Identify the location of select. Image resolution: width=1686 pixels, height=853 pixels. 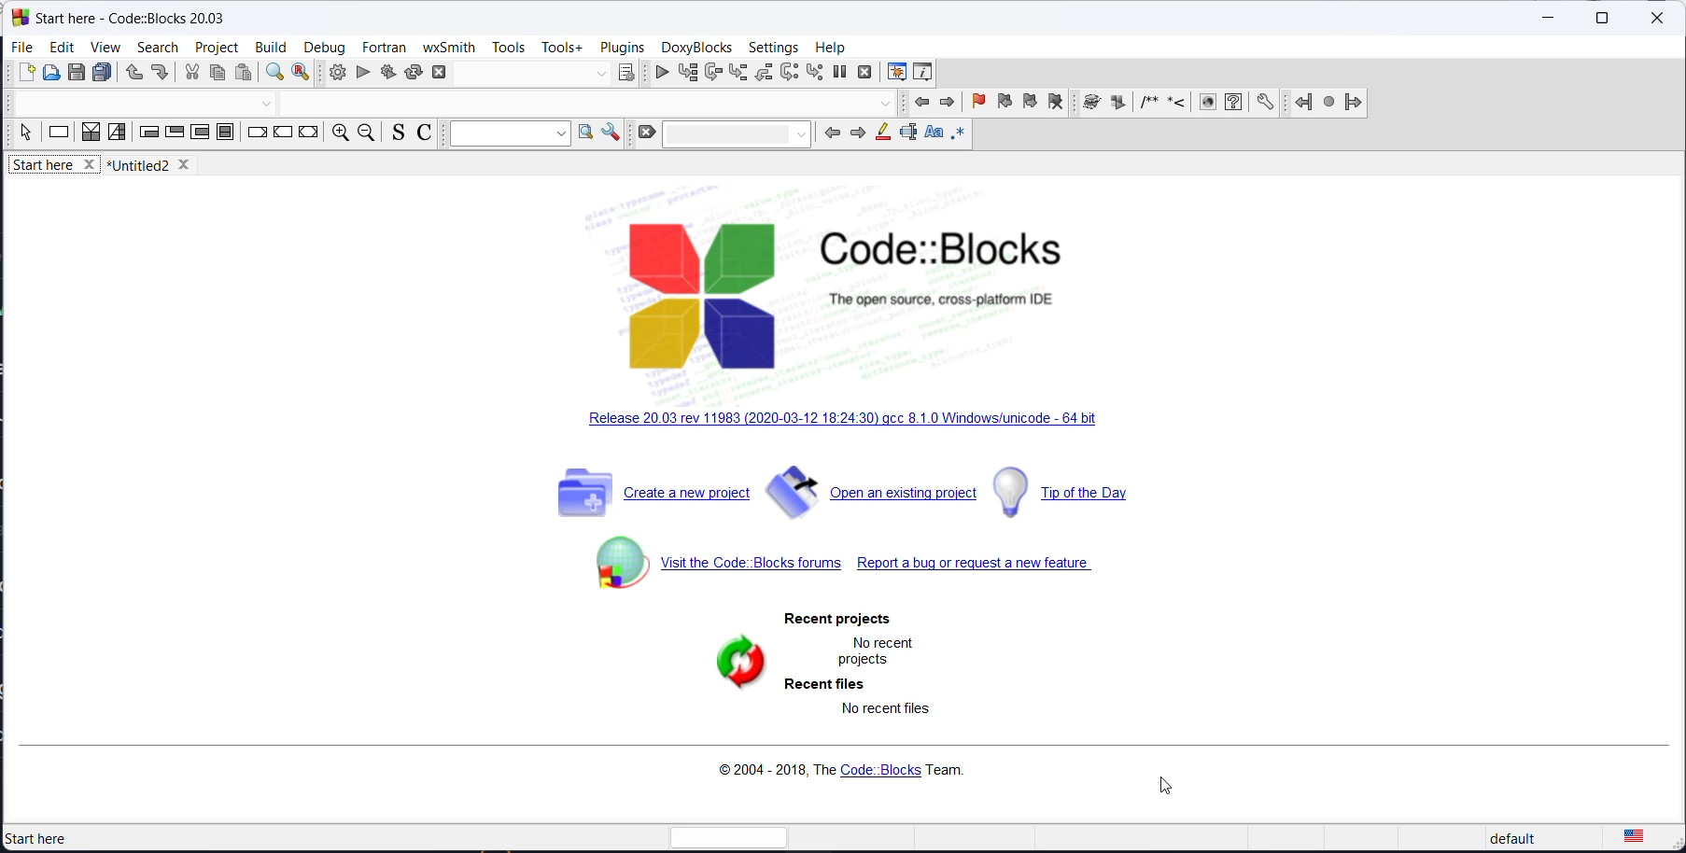
(25, 136).